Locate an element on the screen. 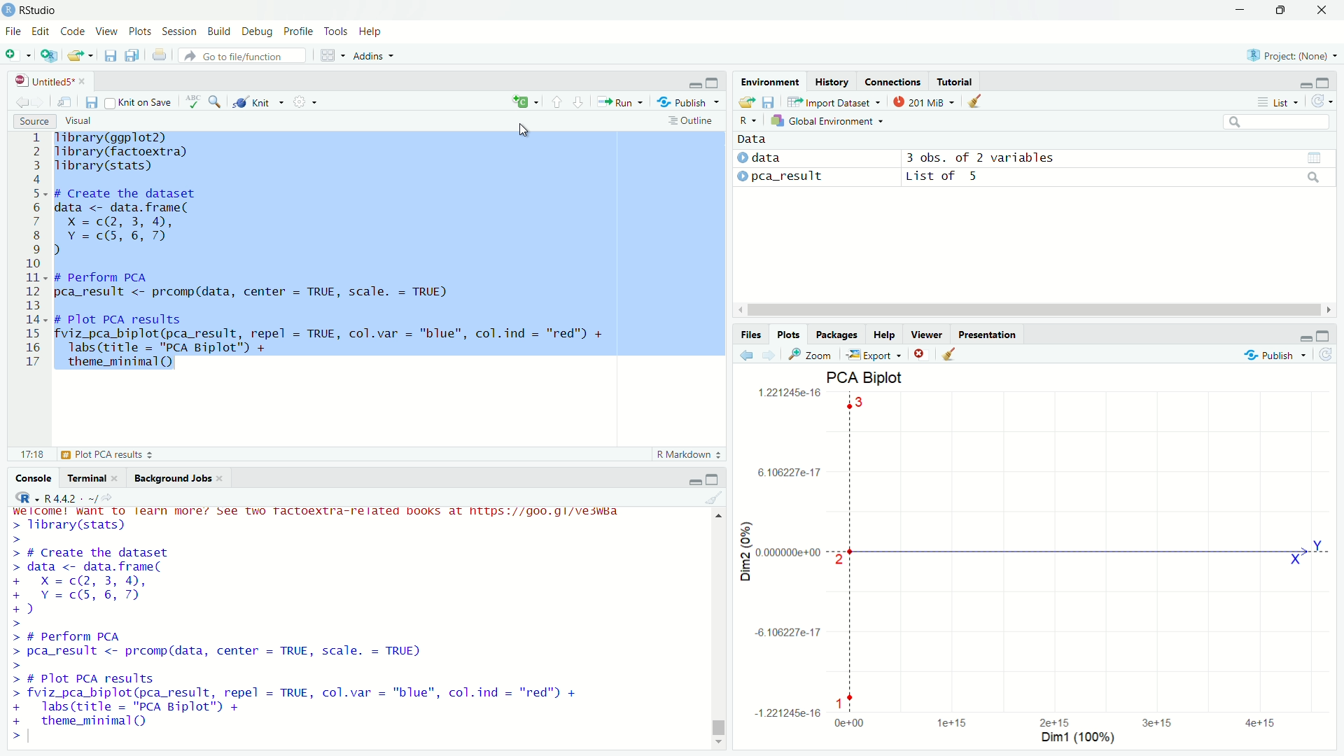 The image size is (1344, 756). search is located at coordinates (1278, 122).